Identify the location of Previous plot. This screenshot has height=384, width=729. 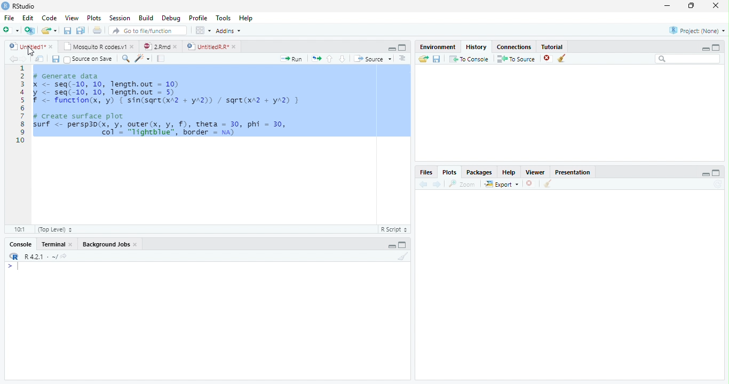
(423, 184).